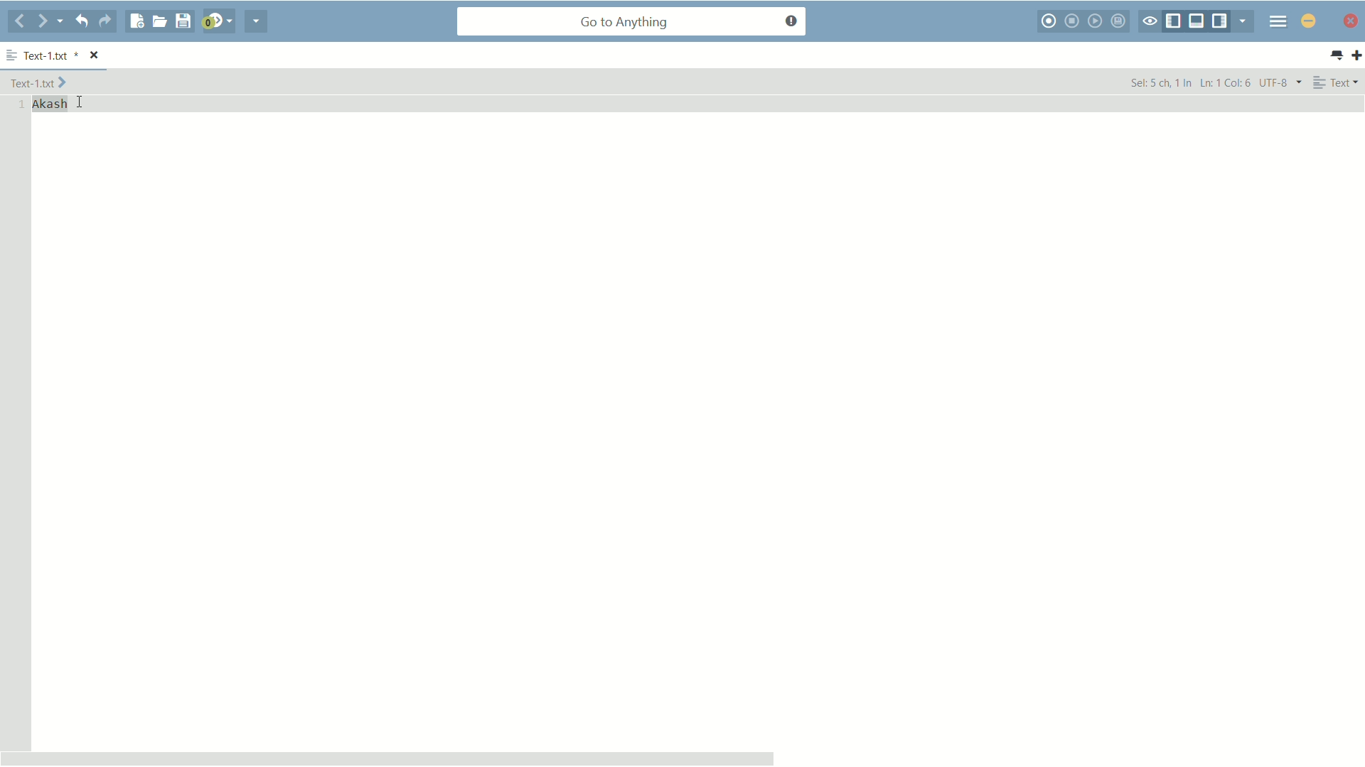 The height and width of the screenshot is (767, 1365). What do you see at coordinates (1120, 21) in the screenshot?
I see `save macro to toolbox` at bounding box center [1120, 21].